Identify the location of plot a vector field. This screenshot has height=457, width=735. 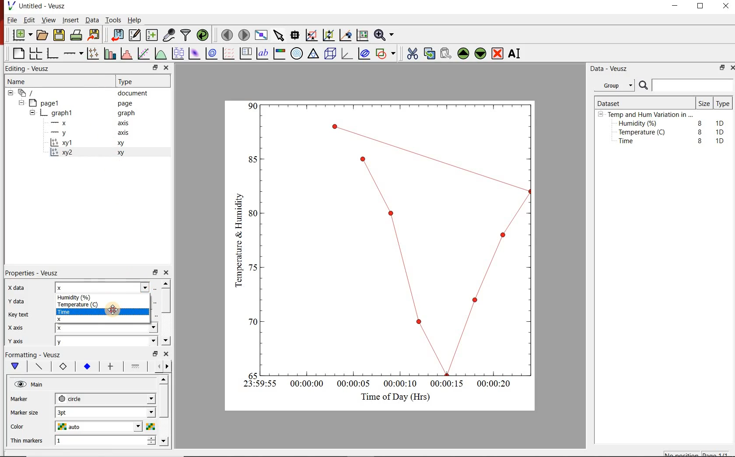
(229, 53).